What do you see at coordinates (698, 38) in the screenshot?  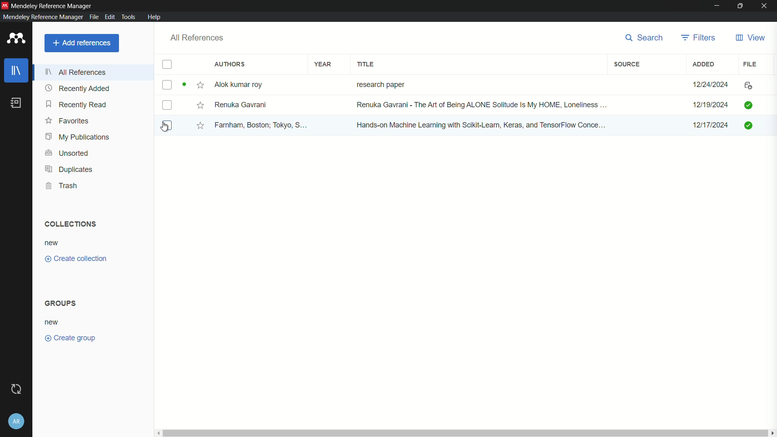 I see `filters` at bounding box center [698, 38].